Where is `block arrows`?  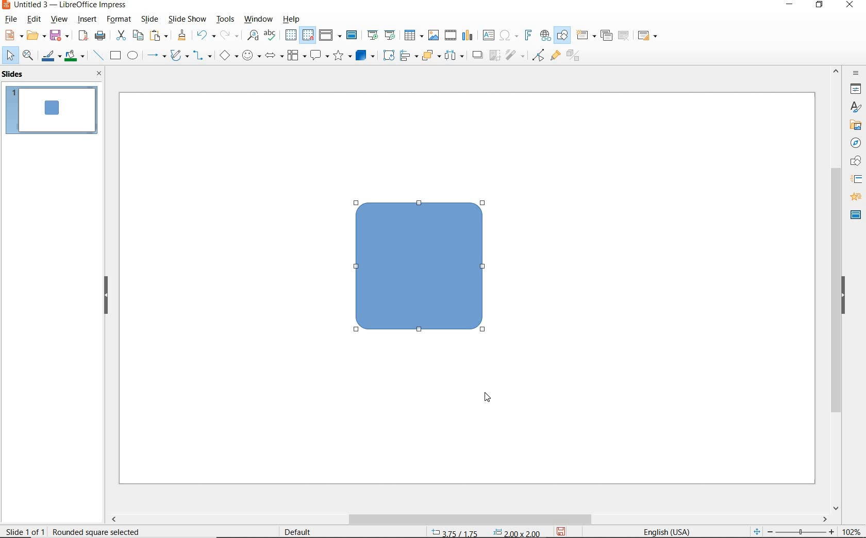 block arrows is located at coordinates (274, 57).